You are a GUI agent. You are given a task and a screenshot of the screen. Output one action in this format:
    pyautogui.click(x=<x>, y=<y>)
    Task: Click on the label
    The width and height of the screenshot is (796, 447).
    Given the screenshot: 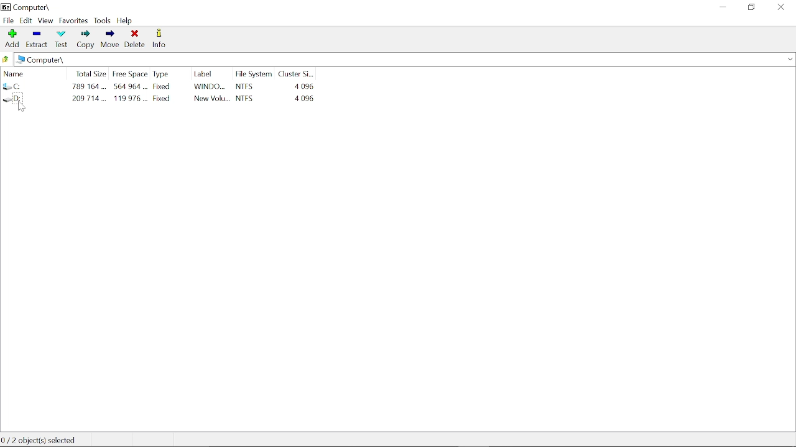 What is the action you would take?
    pyautogui.click(x=205, y=73)
    